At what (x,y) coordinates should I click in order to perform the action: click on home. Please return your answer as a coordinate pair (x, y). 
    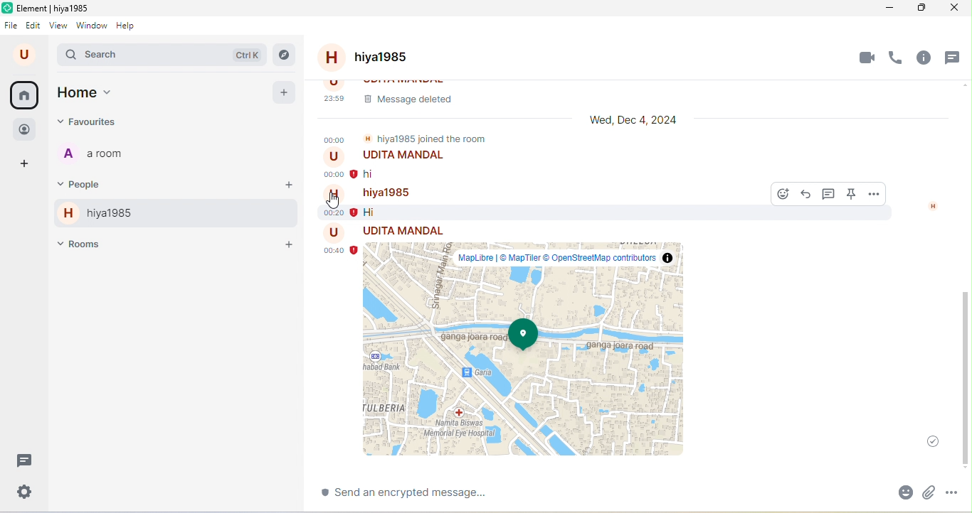
    Looking at the image, I should click on (88, 93).